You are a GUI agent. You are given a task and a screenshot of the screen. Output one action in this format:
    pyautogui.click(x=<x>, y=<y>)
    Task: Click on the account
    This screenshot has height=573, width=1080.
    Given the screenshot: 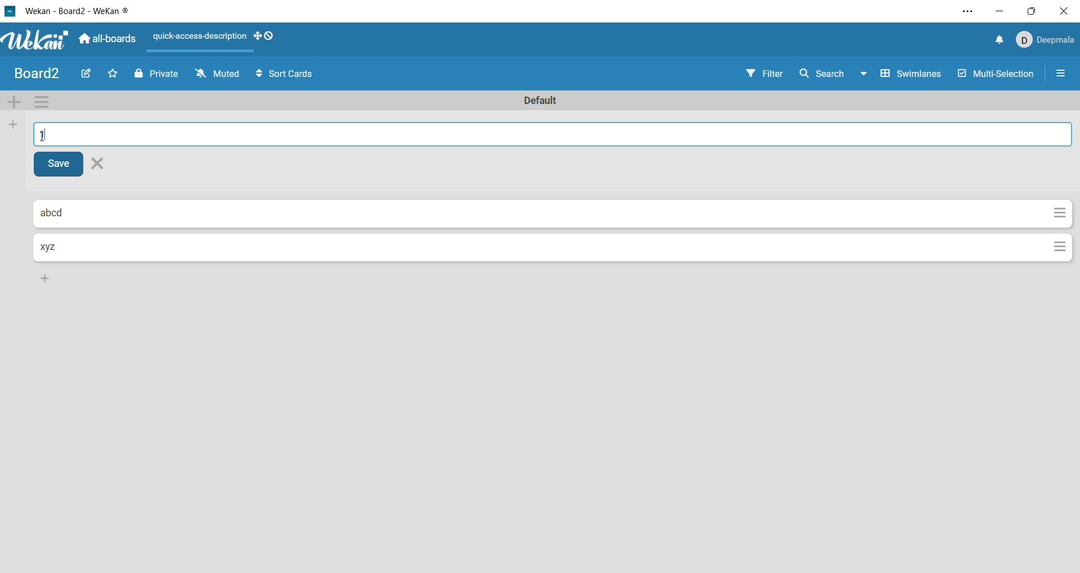 What is the action you would take?
    pyautogui.click(x=1044, y=38)
    